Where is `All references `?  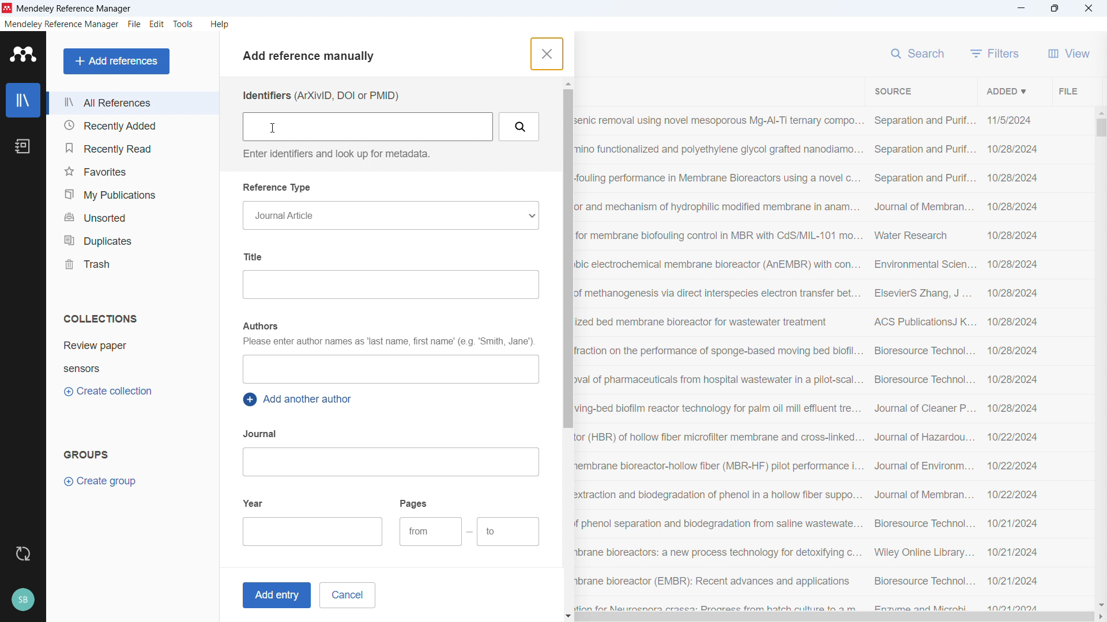
All references  is located at coordinates (132, 103).